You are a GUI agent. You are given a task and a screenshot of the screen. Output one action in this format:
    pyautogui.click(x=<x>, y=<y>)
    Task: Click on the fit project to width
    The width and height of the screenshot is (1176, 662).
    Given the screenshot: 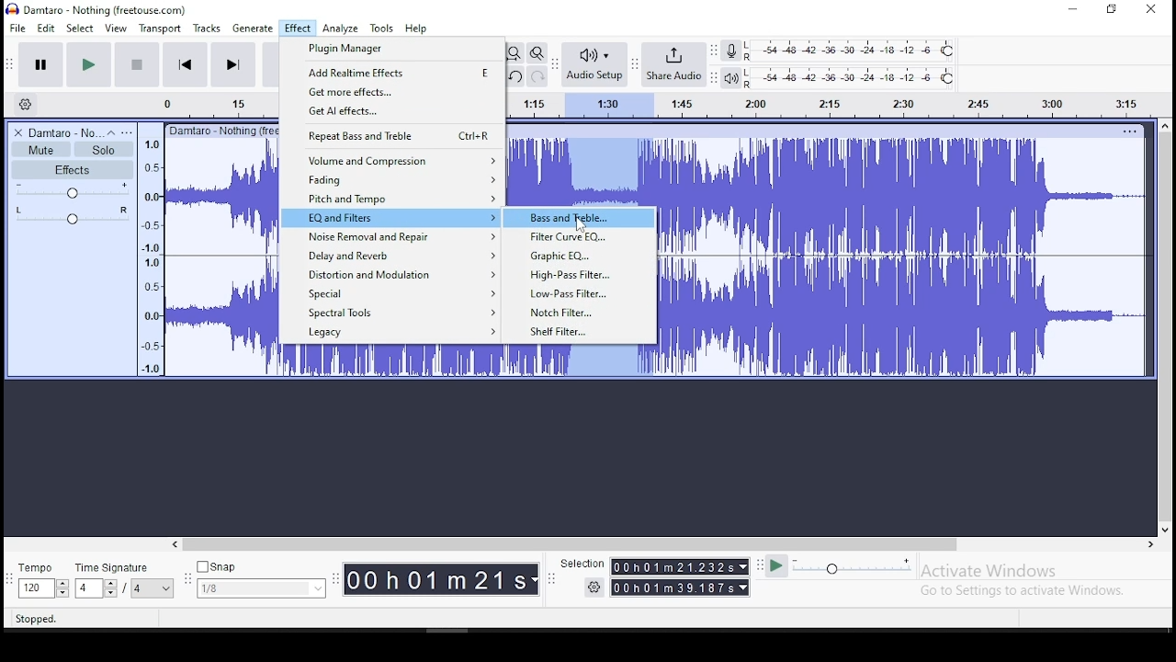 What is the action you would take?
    pyautogui.click(x=514, y=52)
    